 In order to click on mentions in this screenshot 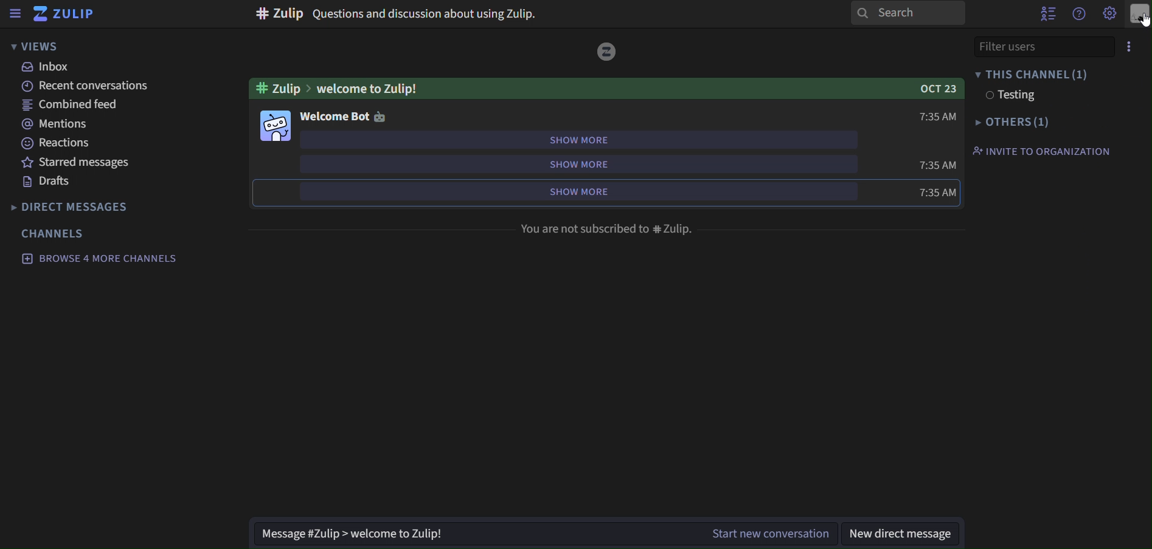, I will do `click(60, 124)`.